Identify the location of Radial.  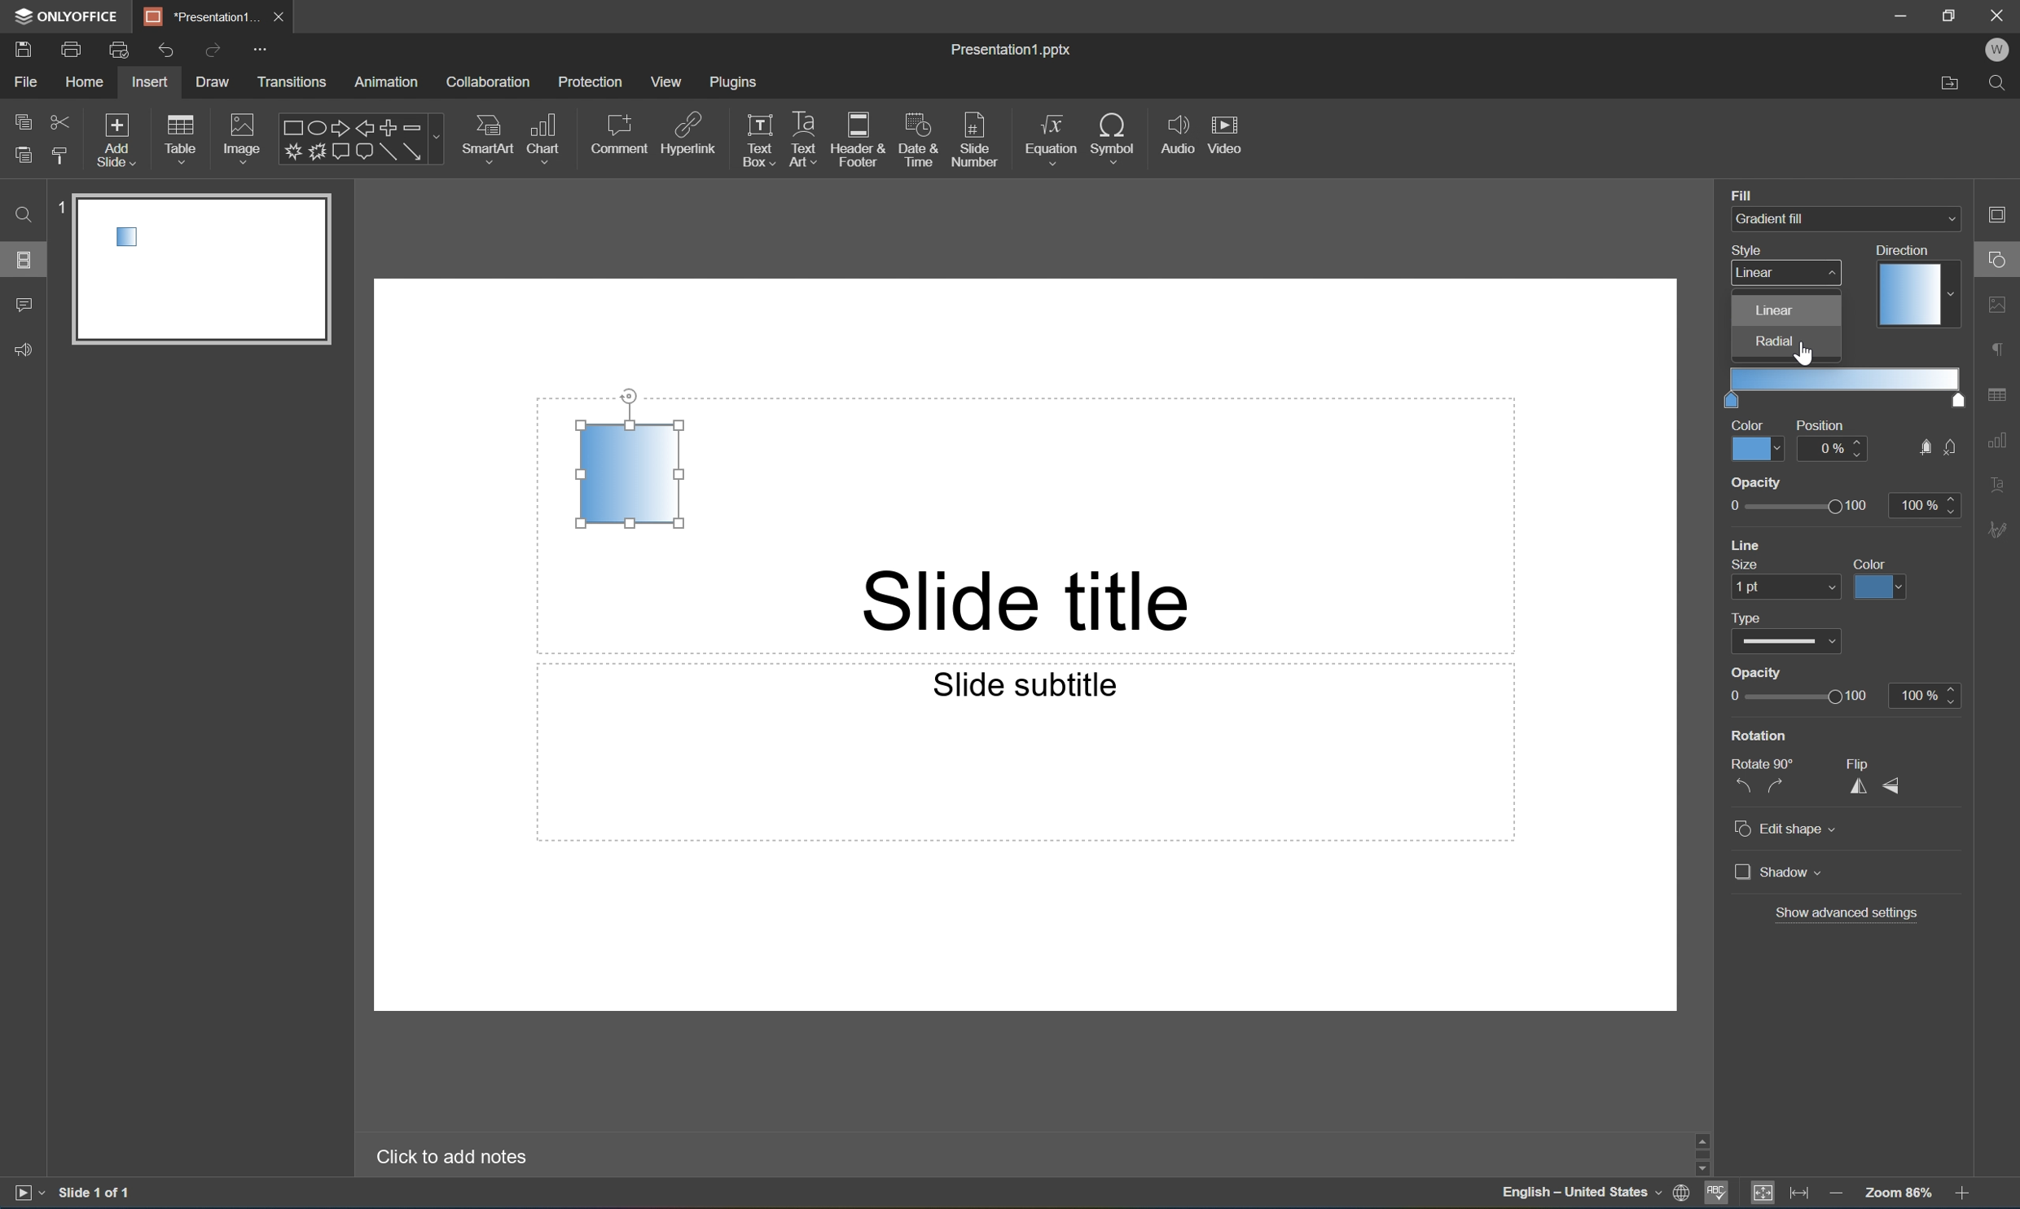
(1770, 343).